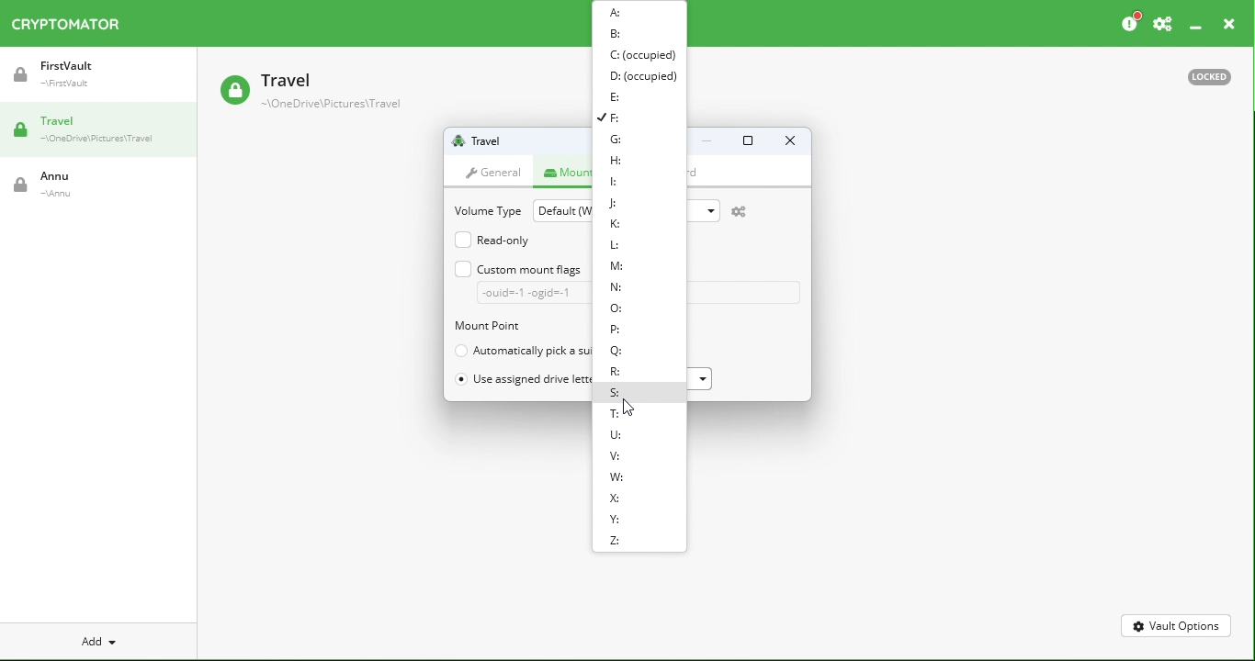 The width and height of the screenshot is (1255, 661). What do you see at coordinates (1162, 21) in the screenshot?
I see `Preferences` at bounding box center [1162, 21].